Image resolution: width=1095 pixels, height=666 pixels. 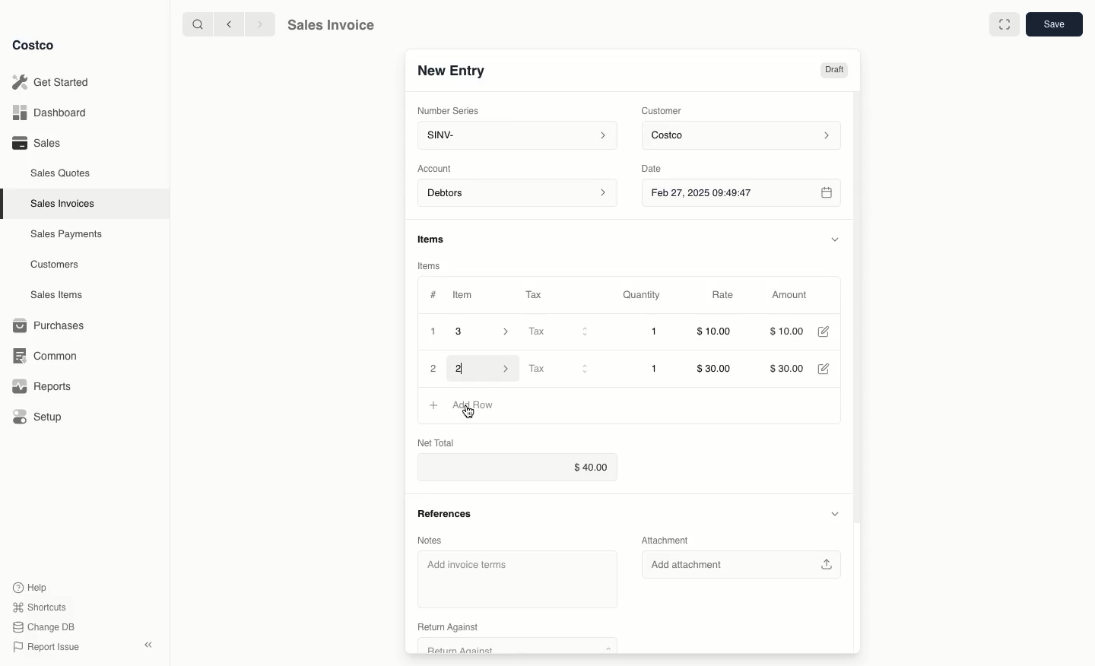 I want to click on 1, so click(x=655, y=333).